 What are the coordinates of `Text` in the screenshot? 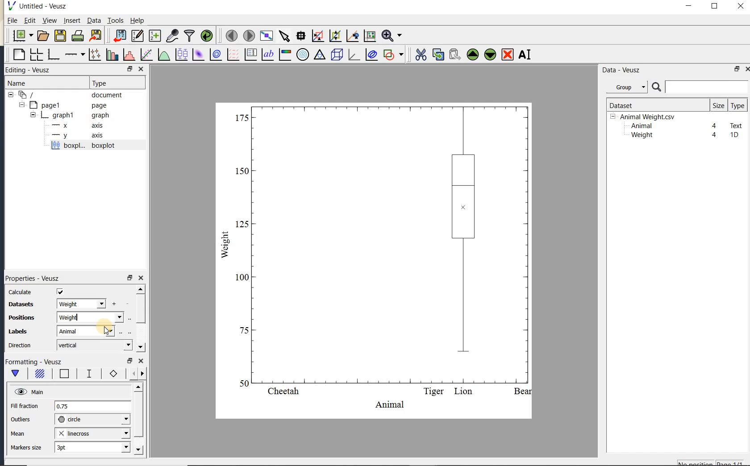 It's located at (737, 125).